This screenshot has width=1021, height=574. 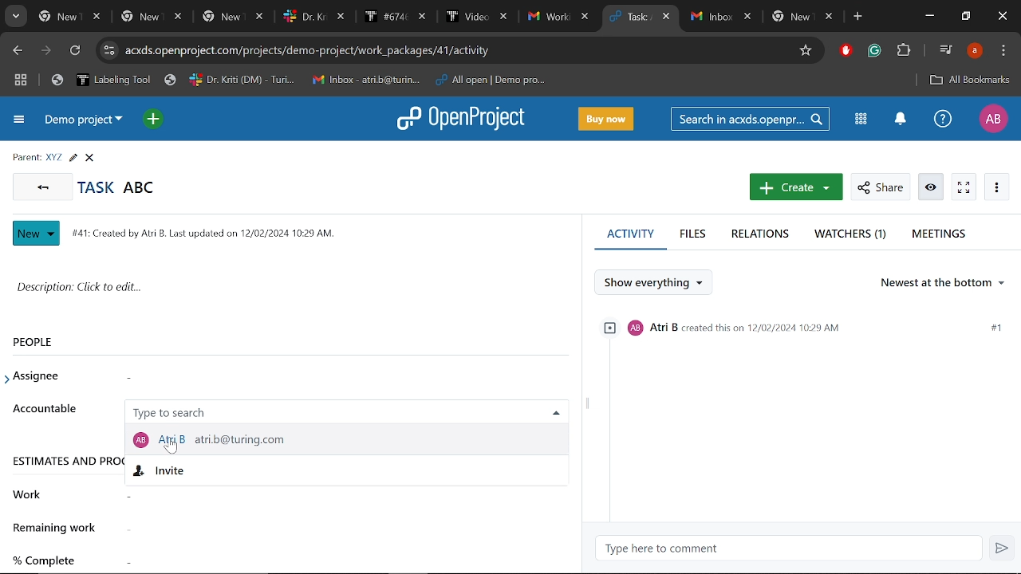 I want to click on Grammerly, so click(x=875, y=50).